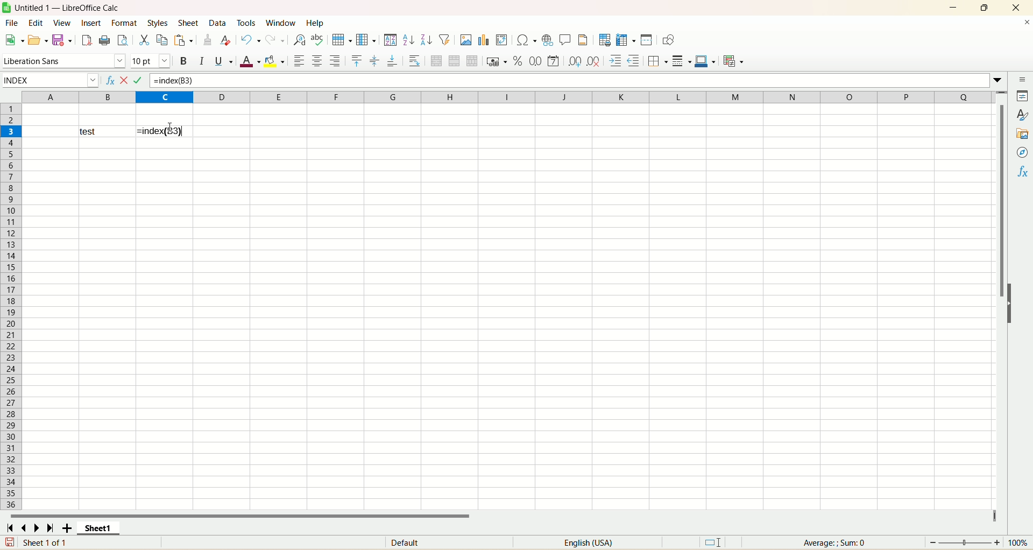 Image resolution: width=1033 pixels, height=550 pixels. Describe the element at coordinates (12, 23) in the screenshot. I see `file` at that location.